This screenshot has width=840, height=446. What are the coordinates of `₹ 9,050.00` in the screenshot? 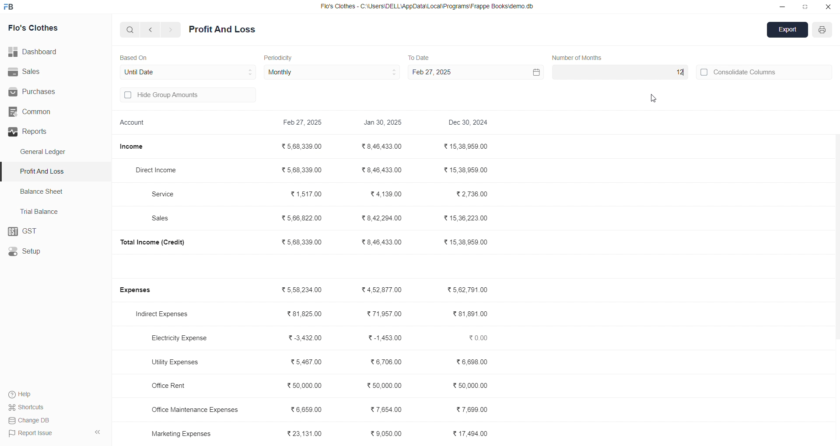 It's located at (389, 435).